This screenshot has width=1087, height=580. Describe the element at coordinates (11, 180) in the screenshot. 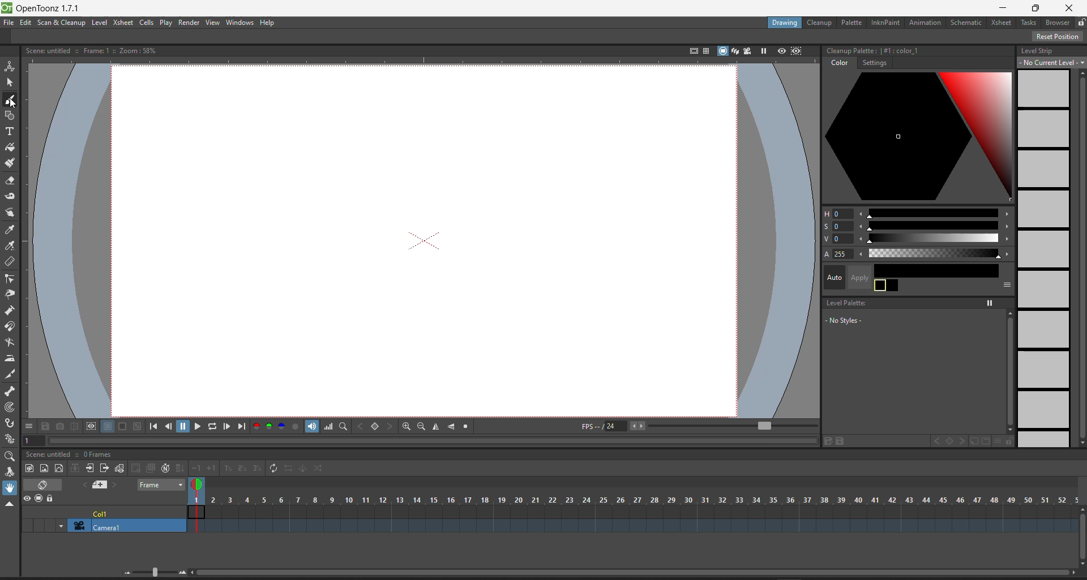

I see `eraser tool` at that location.